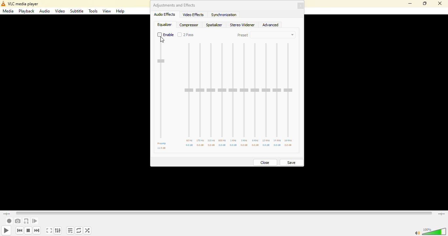  I want to click on adjustments and effects, so click(174, 5).